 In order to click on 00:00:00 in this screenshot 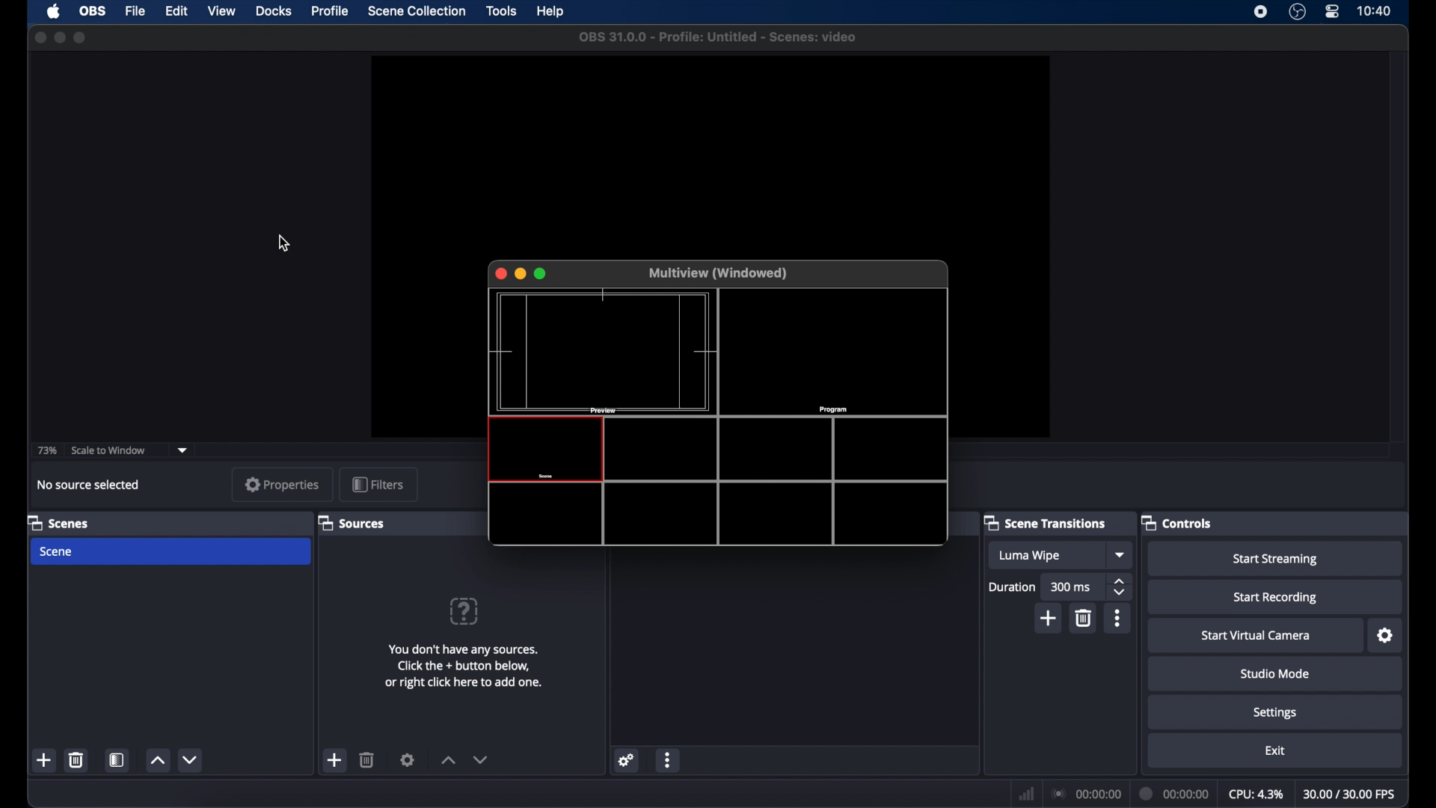, I will do `click(1087, 794)`.